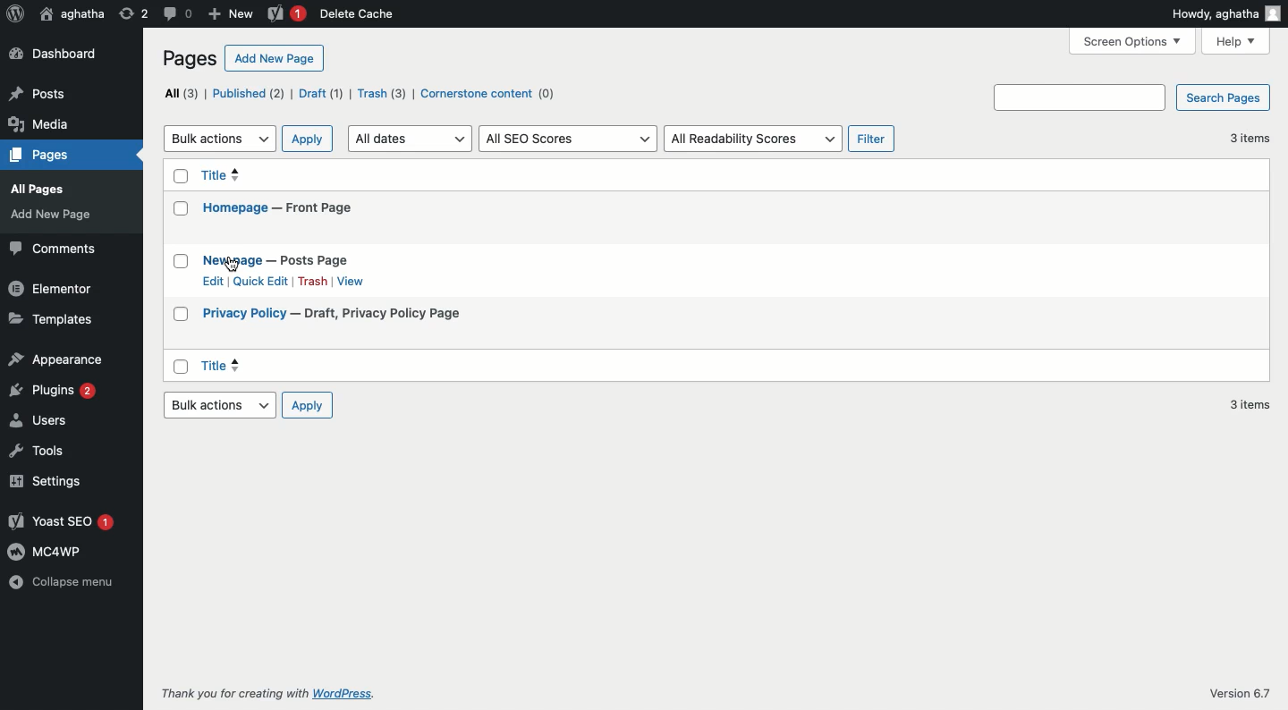 Image resolution: width=1288 pixels, height=710 pixels. Describe the element at coordinates (57, 550) in the screenshot. I see `MC4WP` at that location.